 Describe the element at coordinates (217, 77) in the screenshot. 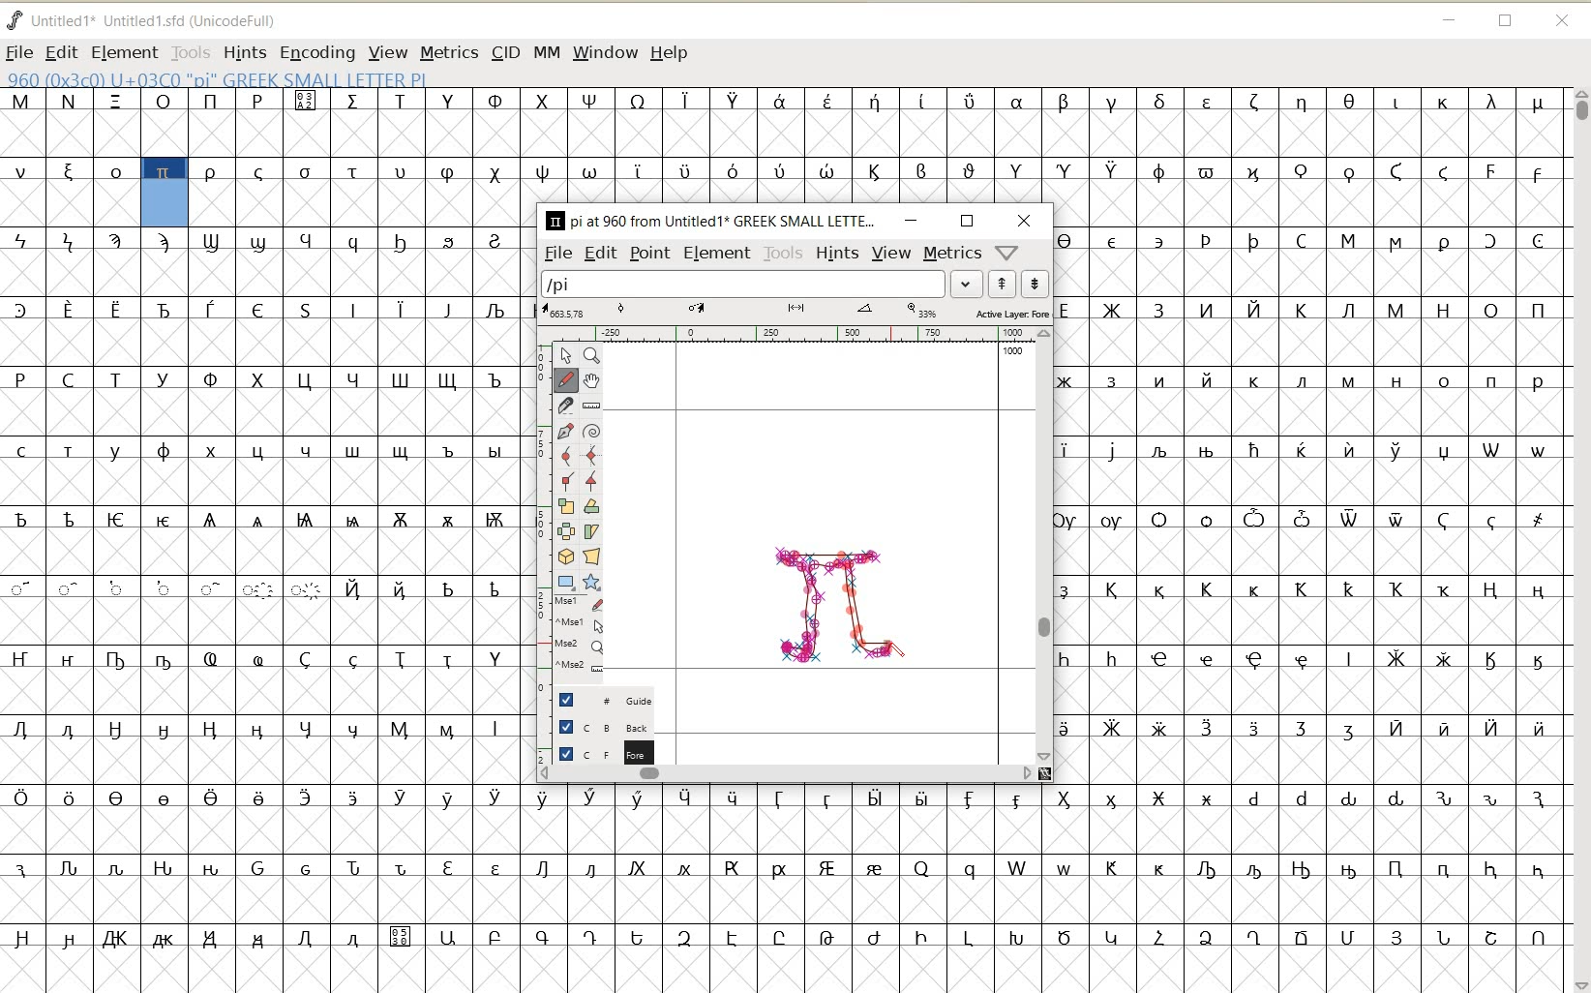

I see `GLYPHY INFO` at that location.